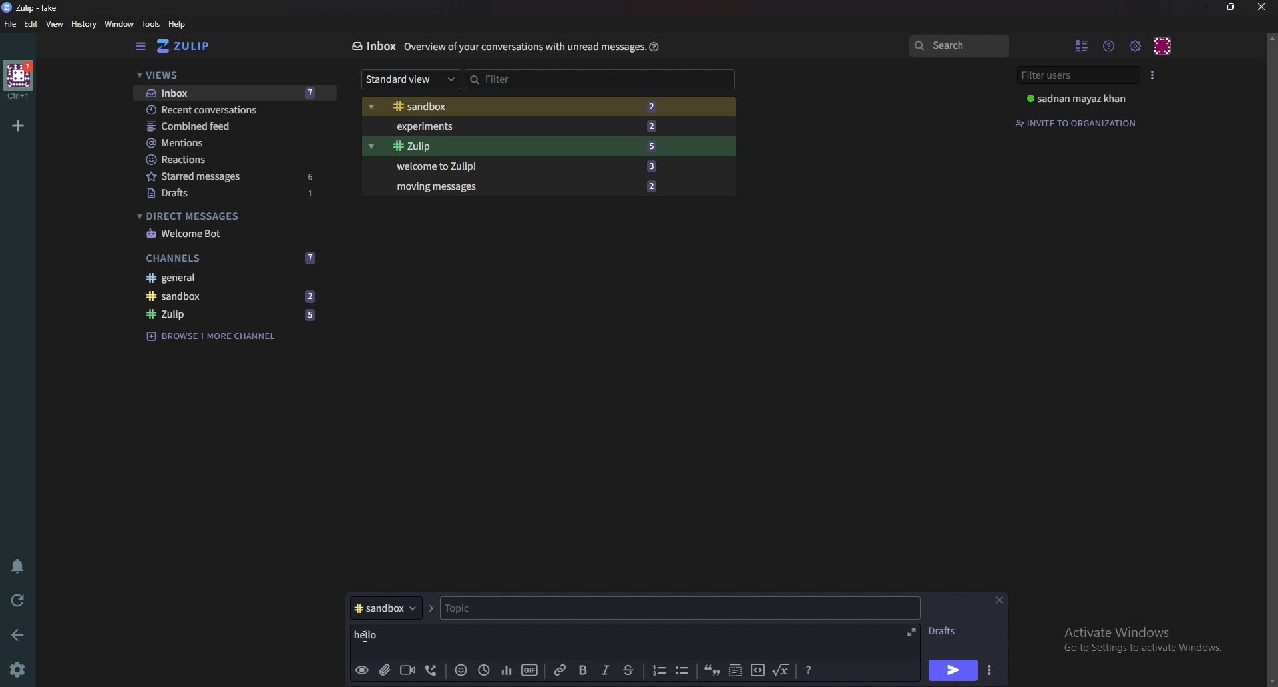 The height and width of the screenshot is (687, 1278). I want to click on topic, so click(487, 608).